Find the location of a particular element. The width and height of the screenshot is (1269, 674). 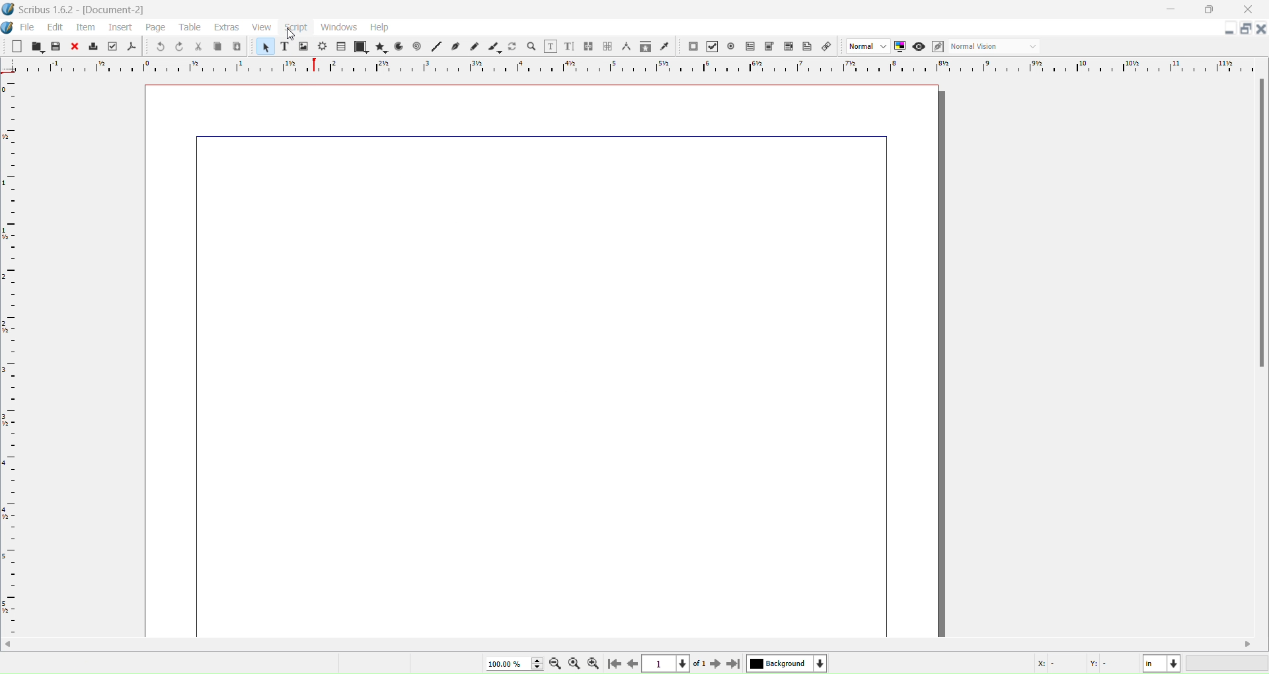

PDF Radio Button is located at coordinates (731, 47).